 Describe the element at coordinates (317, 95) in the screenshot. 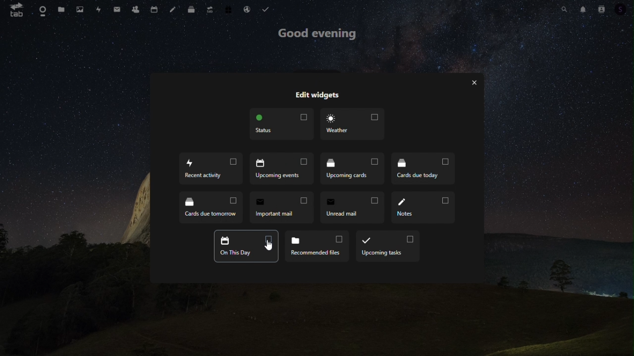

I see `Edit widgets` at that location.